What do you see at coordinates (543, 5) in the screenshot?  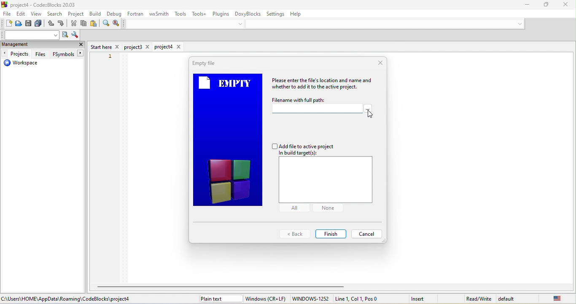 I see `Minimize/Maximize` at bounding box center [543, 5].